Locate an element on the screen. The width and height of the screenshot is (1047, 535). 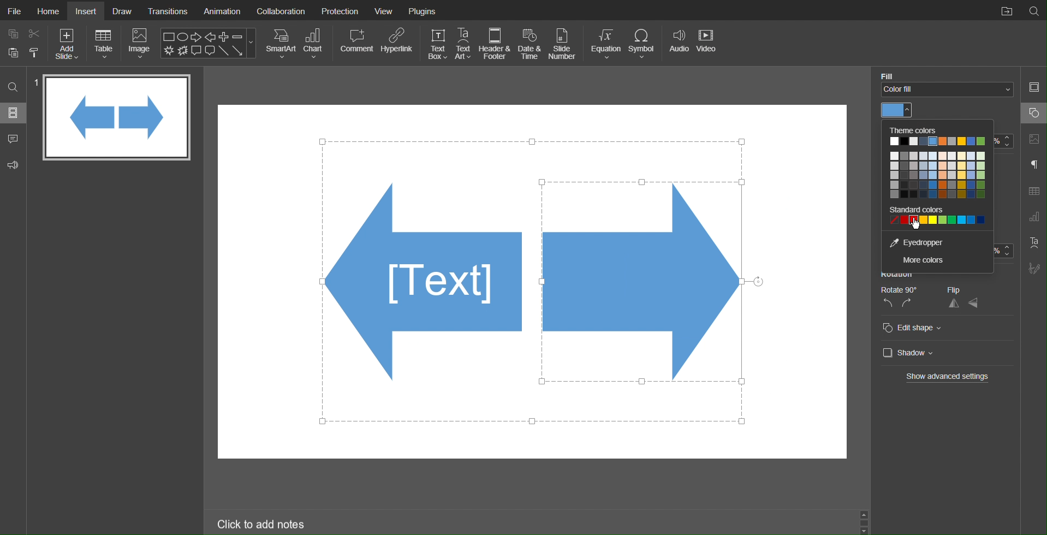
Equation is located at coordinates (604, 44).